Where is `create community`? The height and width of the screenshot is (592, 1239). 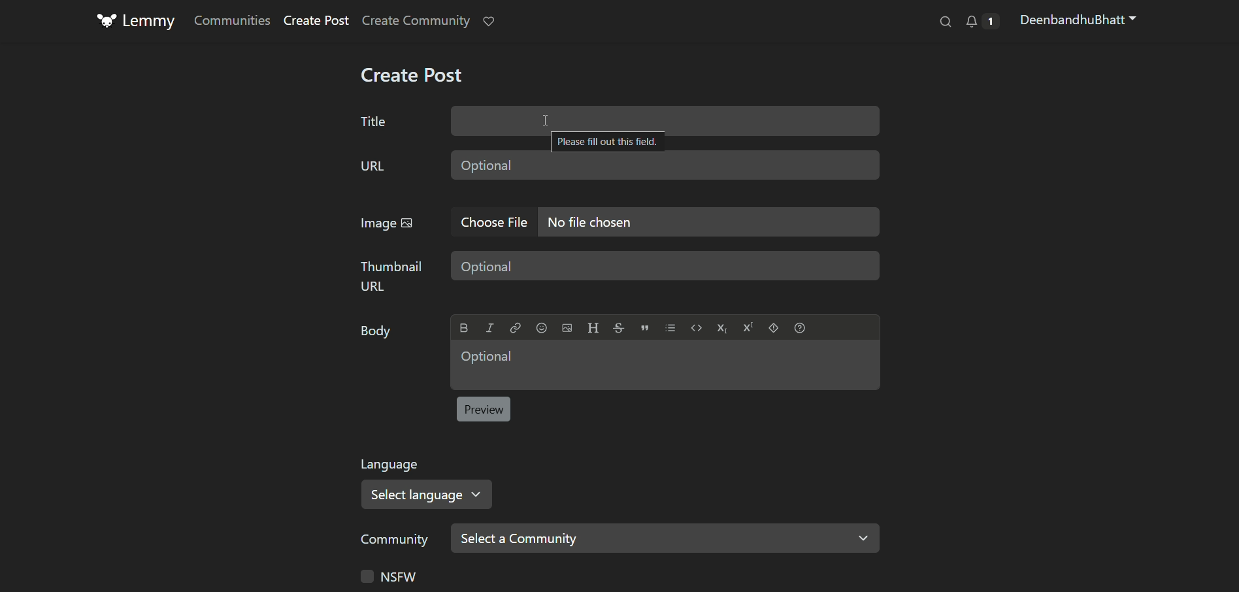 create community is located at coordinates (418, 21).